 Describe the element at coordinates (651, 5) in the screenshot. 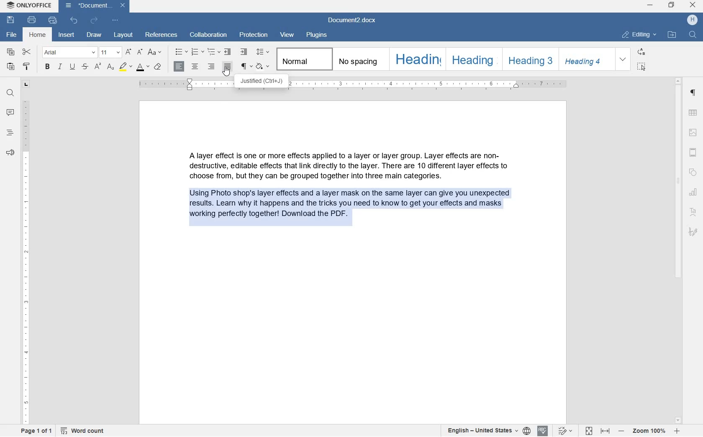

I see `minimize` at that location.